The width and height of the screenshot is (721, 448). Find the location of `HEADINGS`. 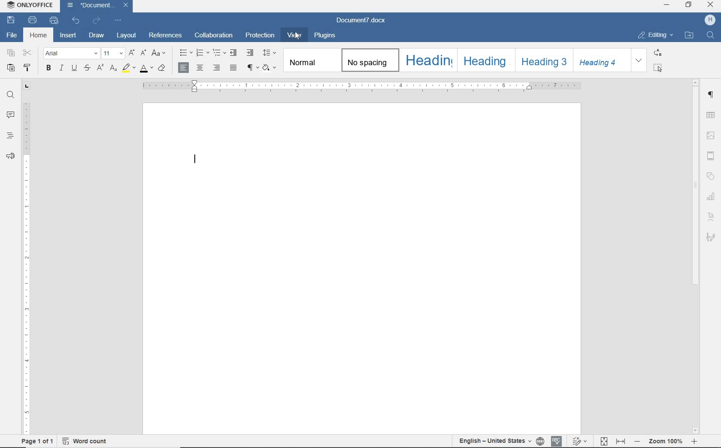

HEADINGS is located at coordinates (10, 136).